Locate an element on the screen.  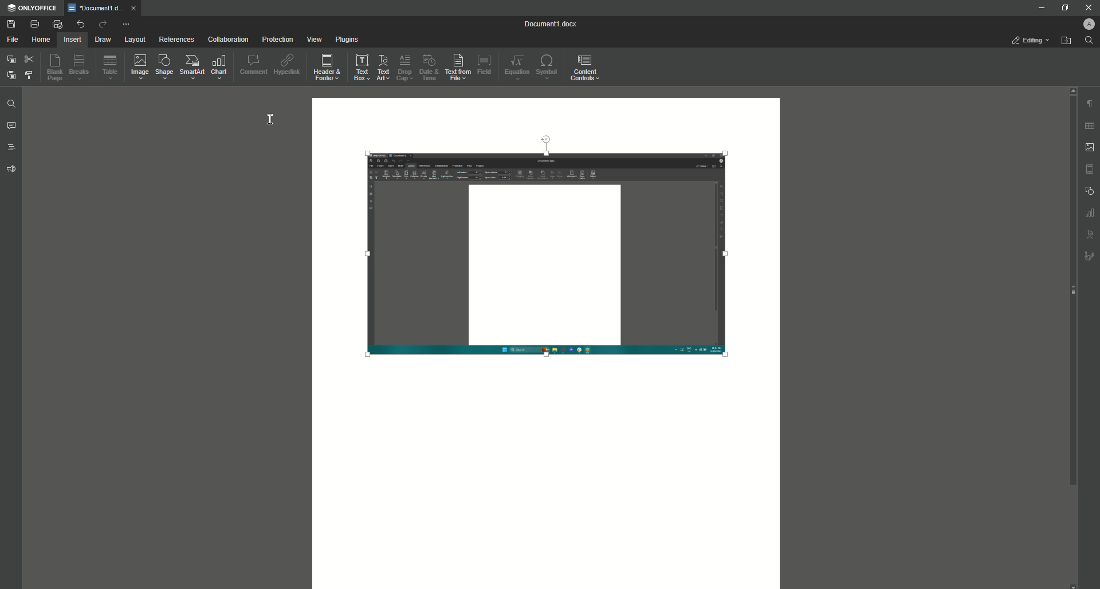
Collaboration is located at coordinates (226, 40).